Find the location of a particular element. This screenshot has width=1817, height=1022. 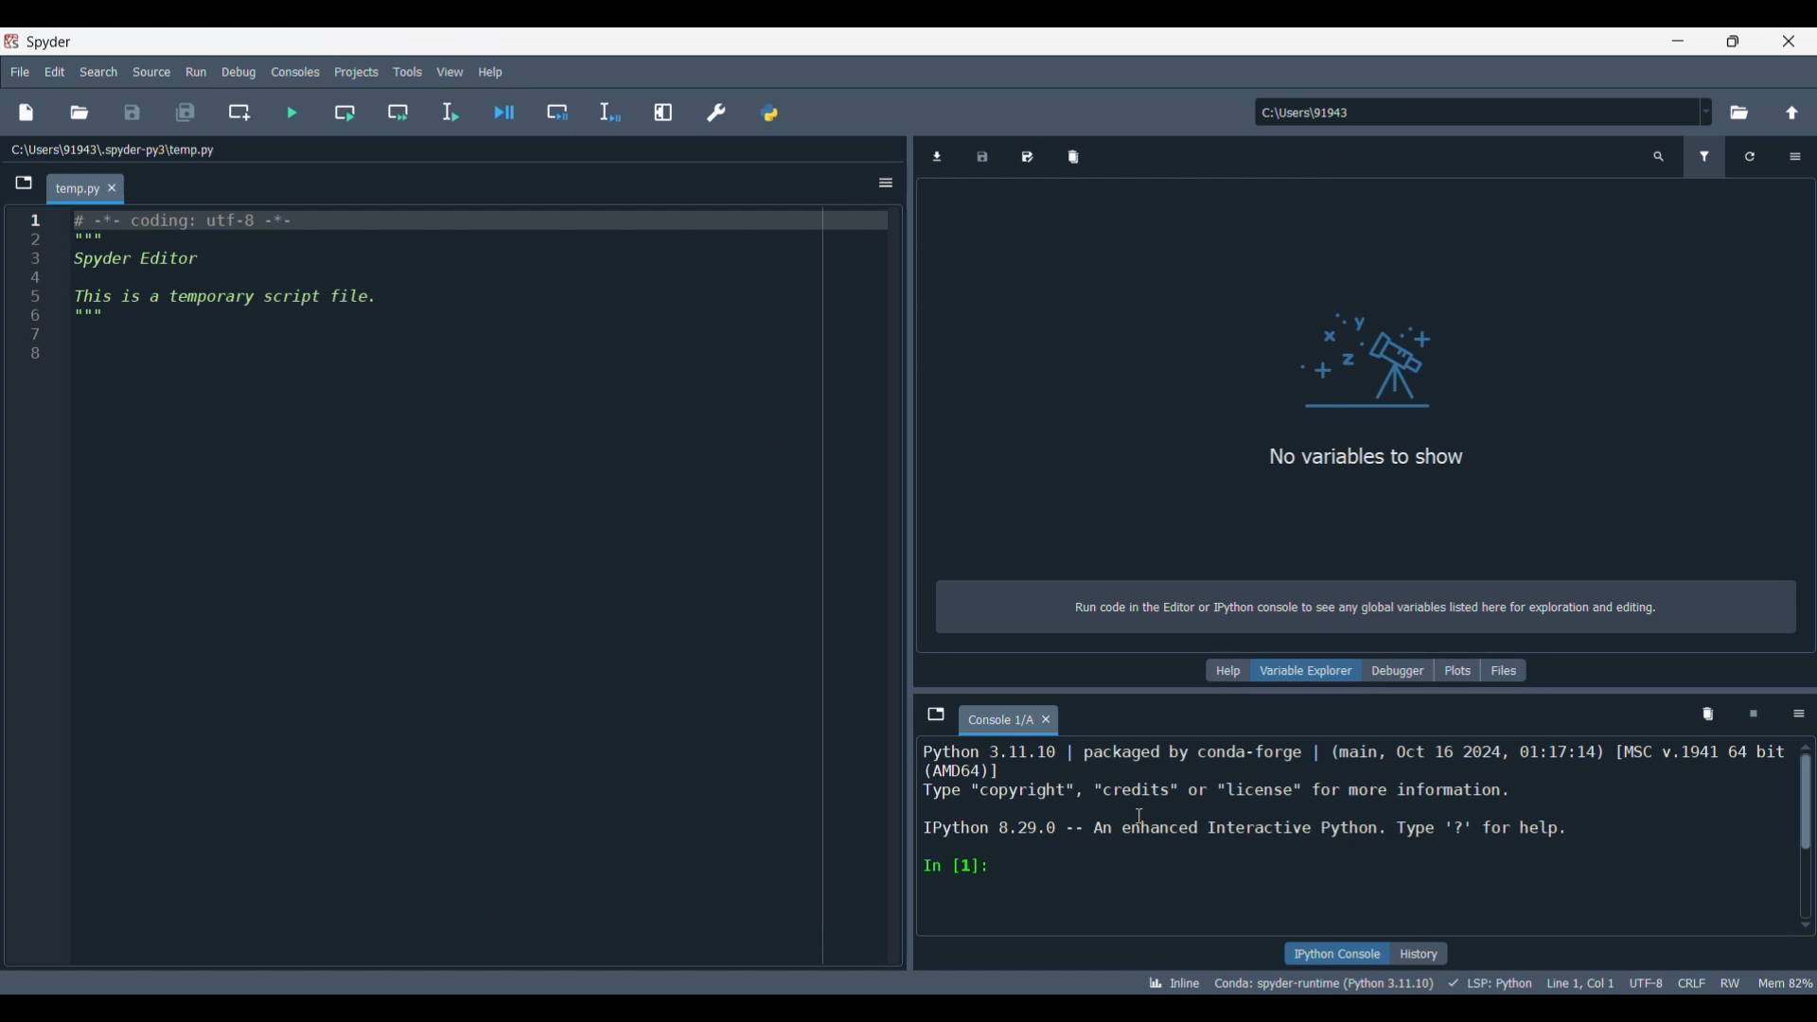

Options is located at coordinates (1795, 157).